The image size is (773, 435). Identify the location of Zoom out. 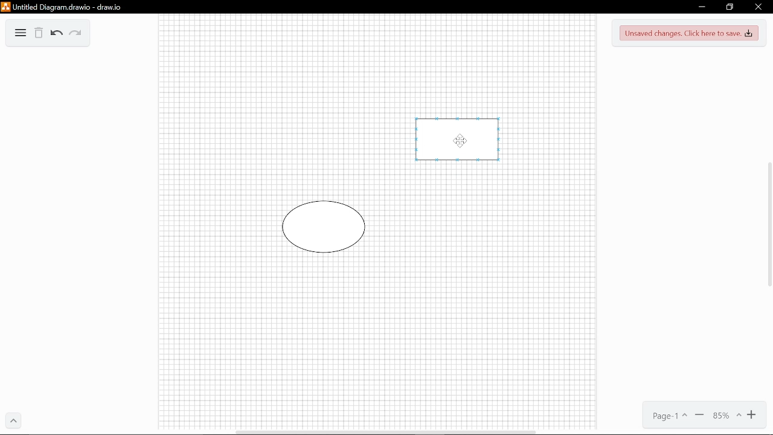
(699, 416).